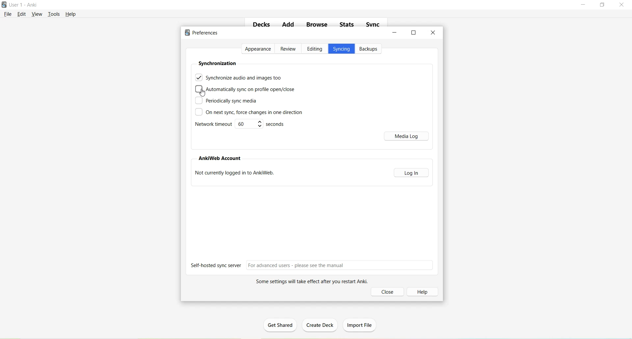  I want to click on Backups, so click(370, 49).